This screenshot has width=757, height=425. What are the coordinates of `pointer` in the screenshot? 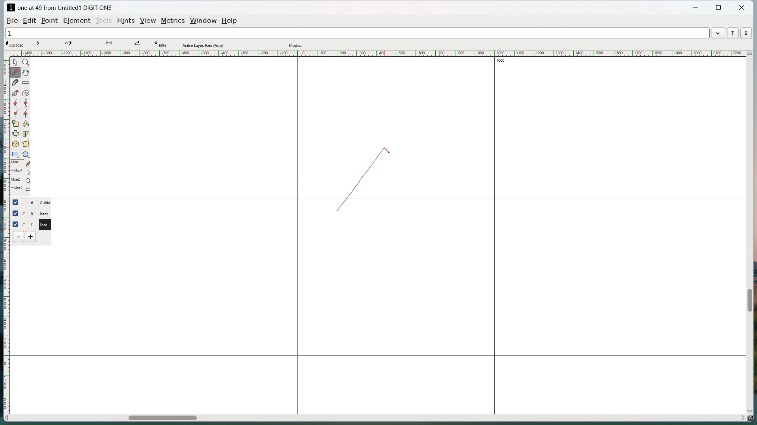 It's located at (16, 62).